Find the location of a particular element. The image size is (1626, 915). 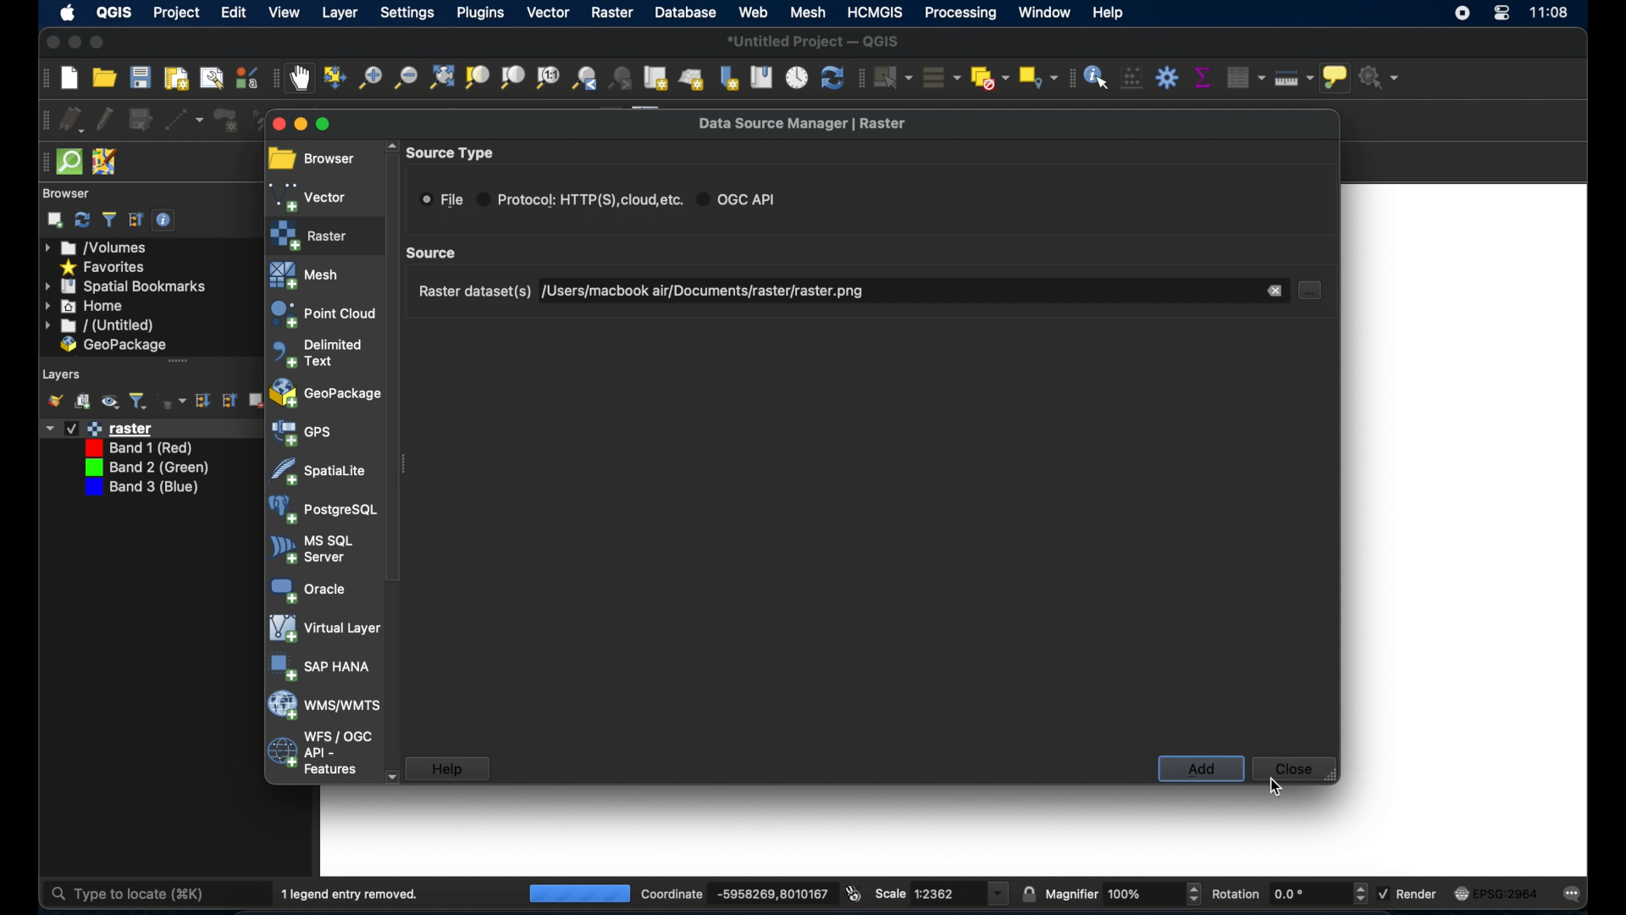

mesh is located at coordinates (306, 276).